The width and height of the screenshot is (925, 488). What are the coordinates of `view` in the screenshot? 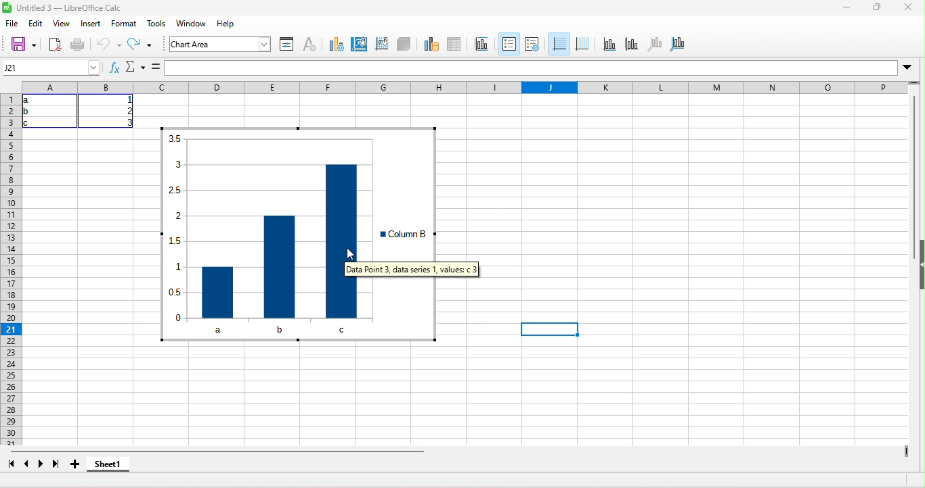 It's located at (64, 23).